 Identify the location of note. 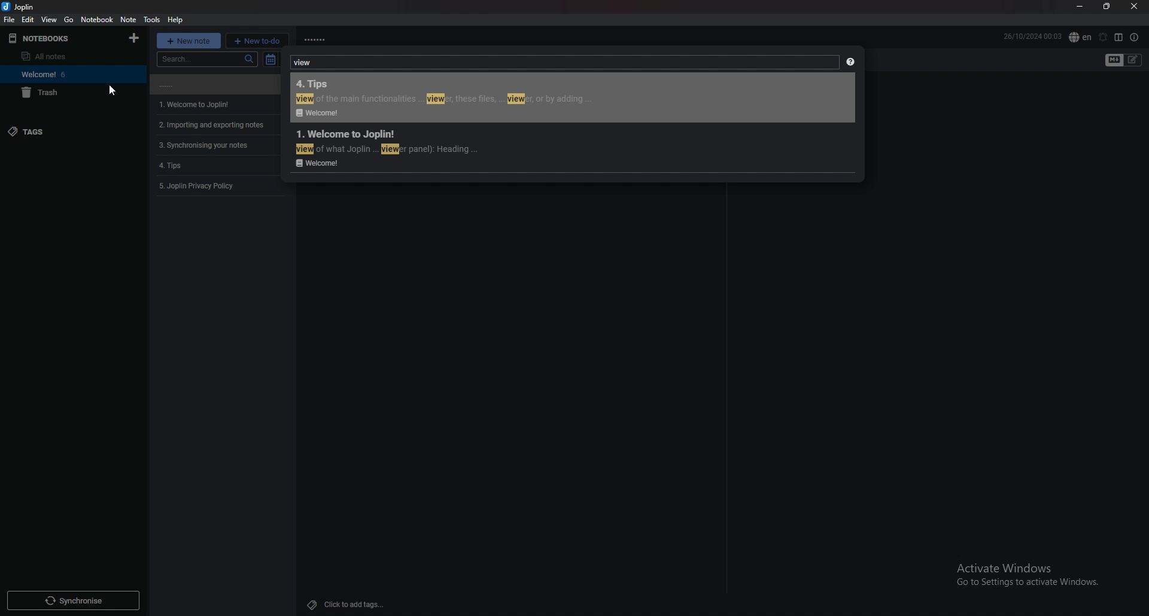
(129, 19).